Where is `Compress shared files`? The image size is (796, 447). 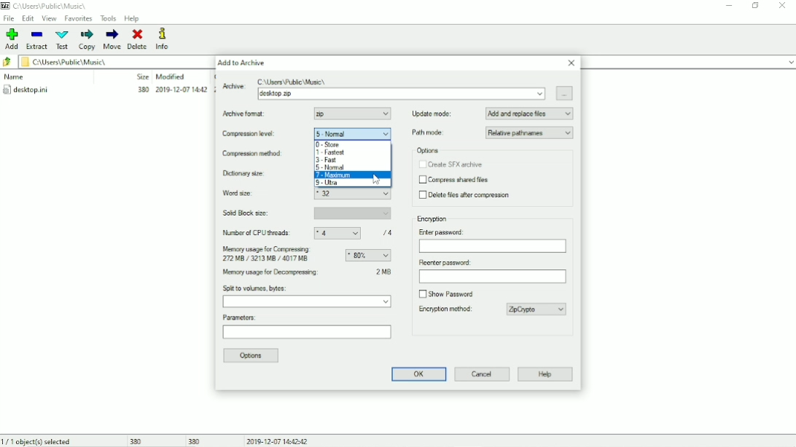
Compress shared files is located at coordinates (455, 181).